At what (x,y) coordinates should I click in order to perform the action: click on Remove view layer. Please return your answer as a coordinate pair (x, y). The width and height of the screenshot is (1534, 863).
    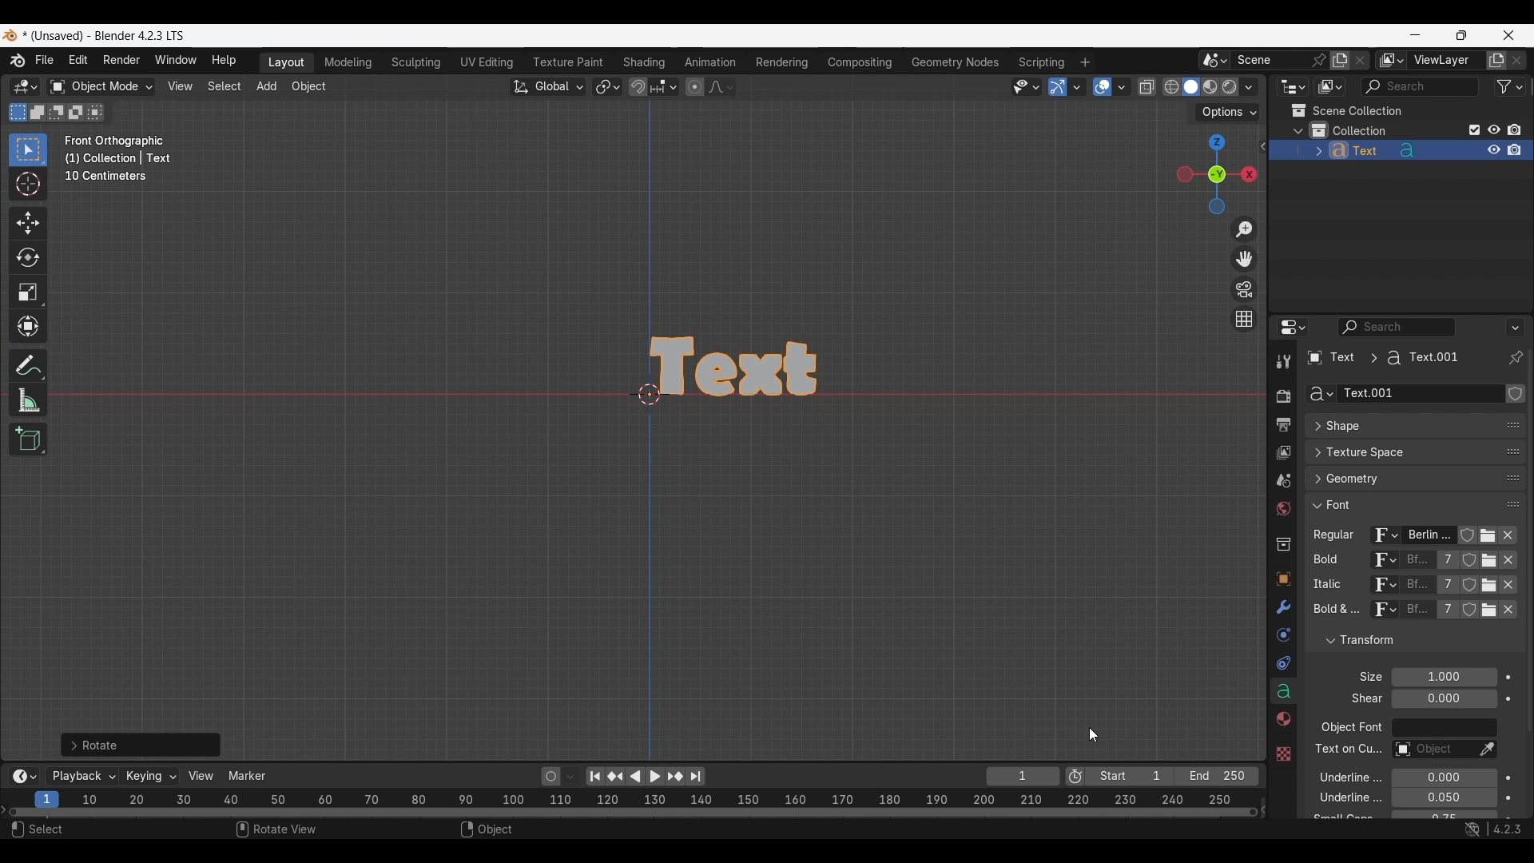
    Looking at the image, I should click on (1517, 60).